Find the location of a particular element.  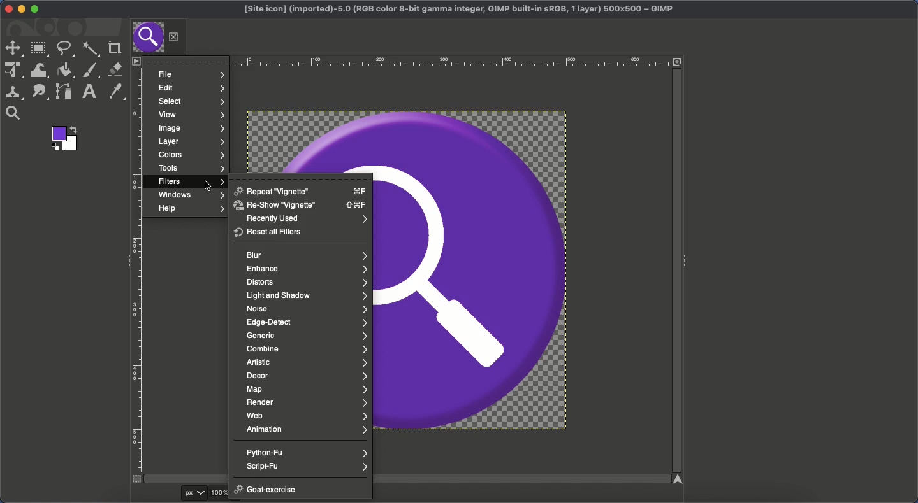

Filters is located at coordinates (189, 181).